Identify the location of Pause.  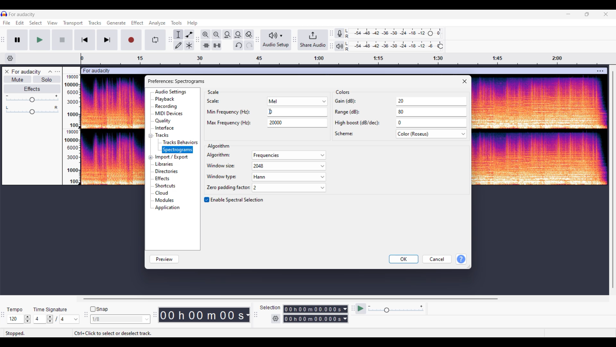
(18, 40).